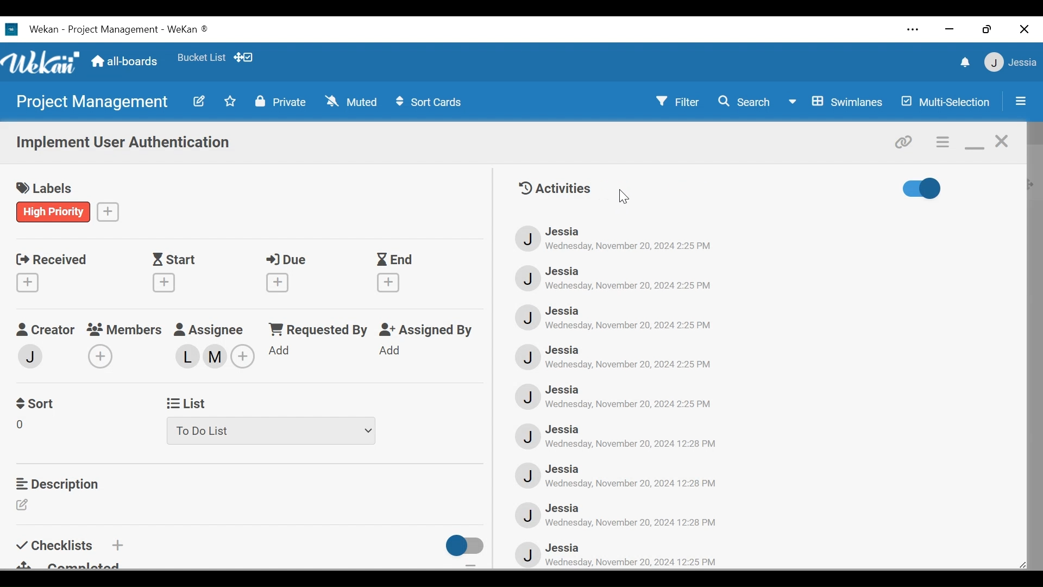  Describe the element at coordinates (527, 514) in the screenshot. I see `Avatar` at that location.